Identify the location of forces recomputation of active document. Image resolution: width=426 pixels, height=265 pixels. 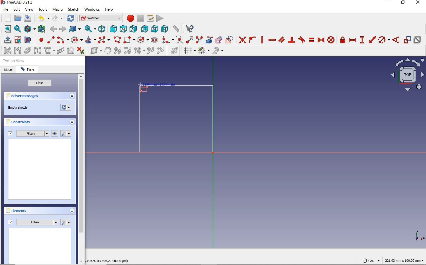
(66, 108).